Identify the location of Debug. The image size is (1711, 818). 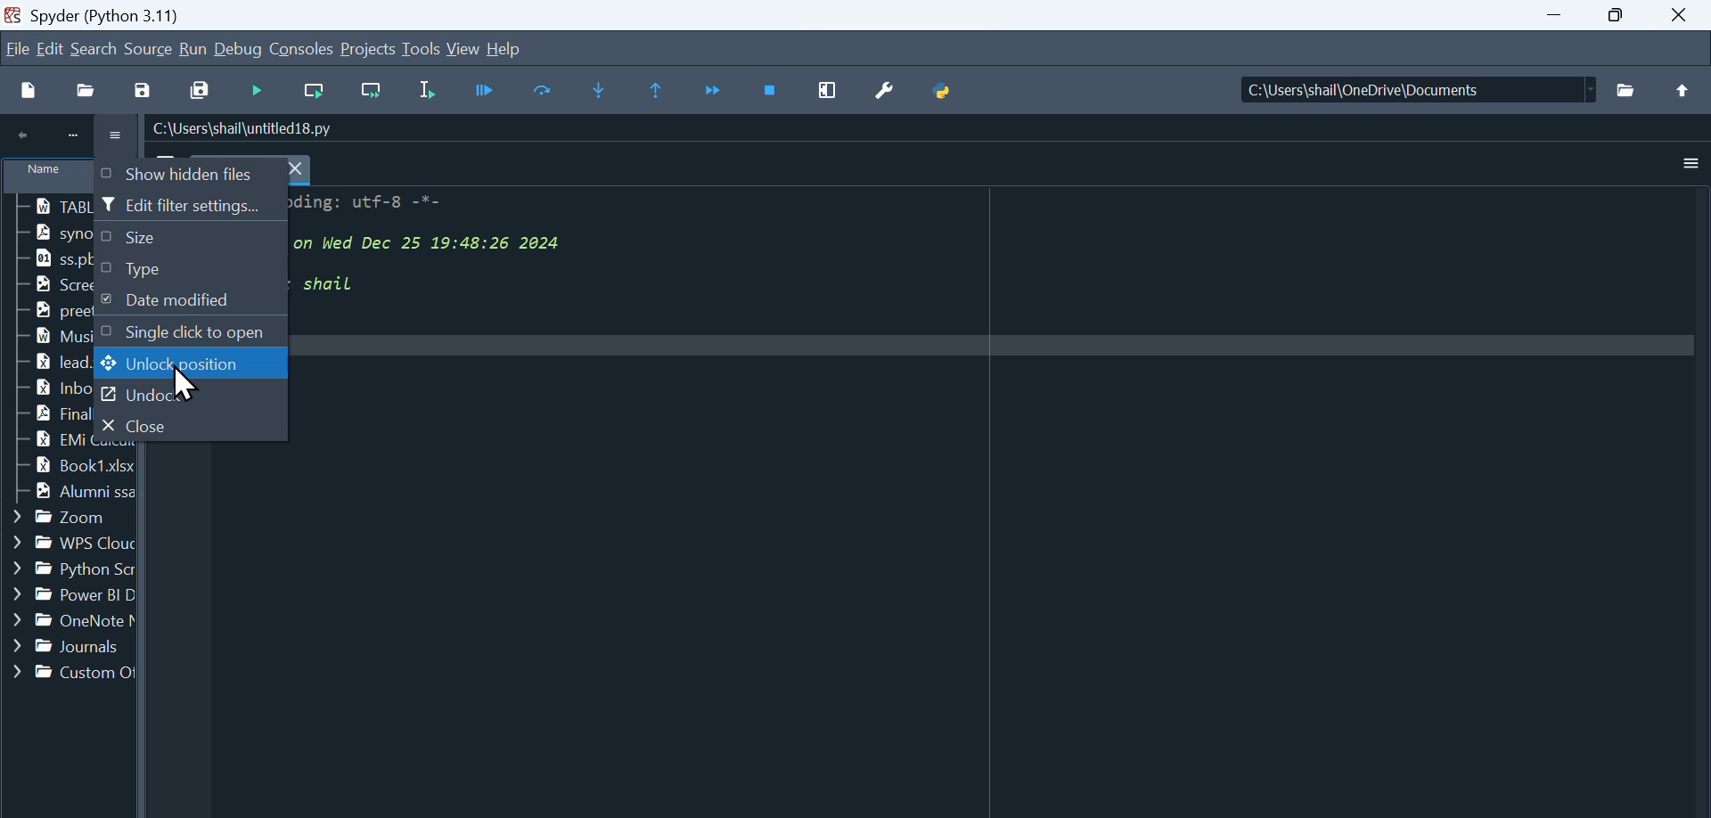
(241, 50).